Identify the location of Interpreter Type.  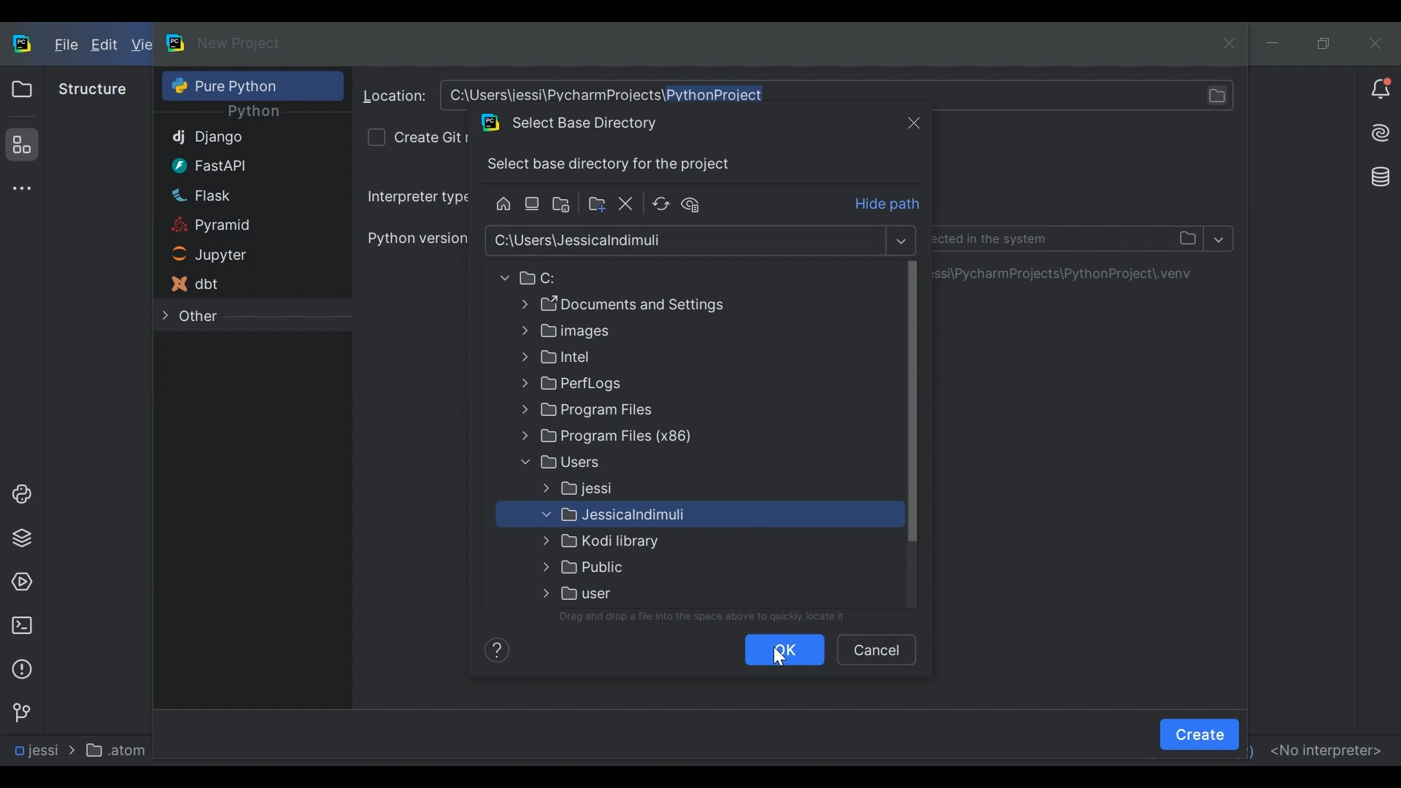
(417, 196).